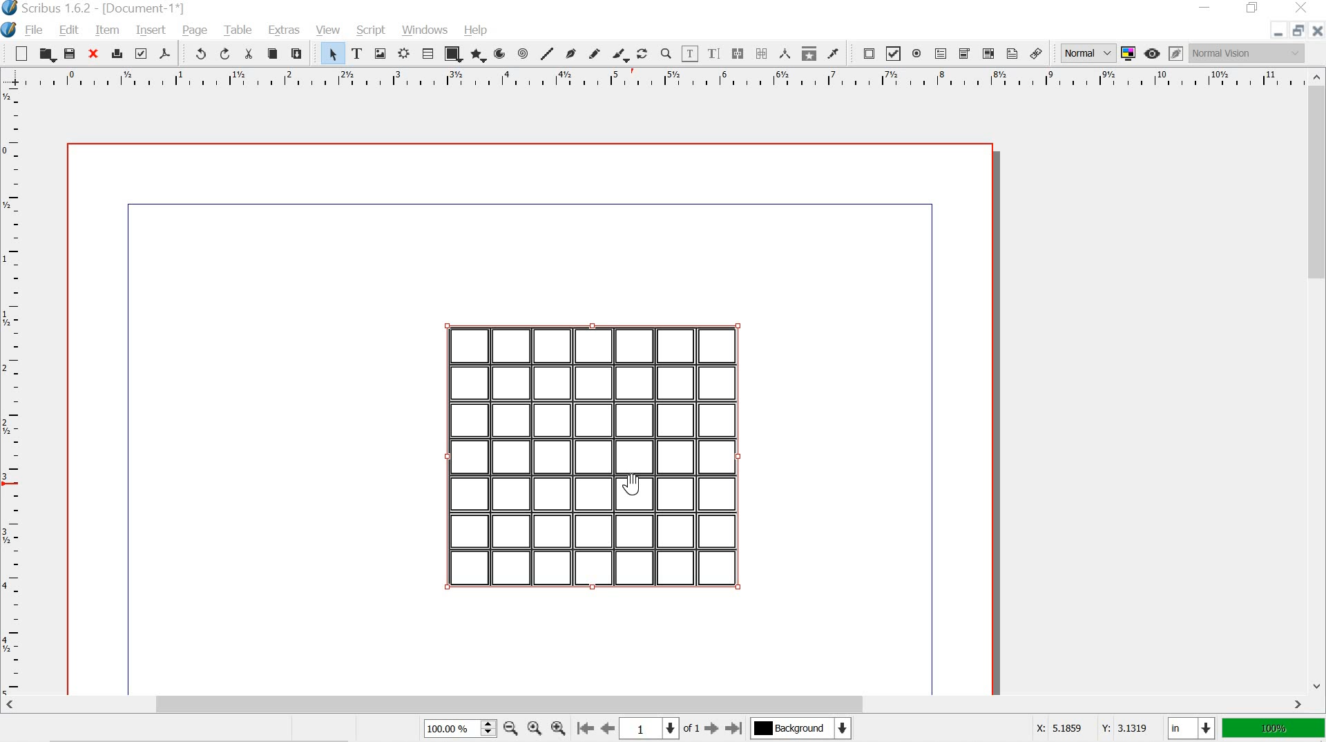 The height and width of the screenshot is (742, 1326). What do you see at coordinates (635, 485) in the screenshot?
I see `cursor` at bounding box center [635, 485].